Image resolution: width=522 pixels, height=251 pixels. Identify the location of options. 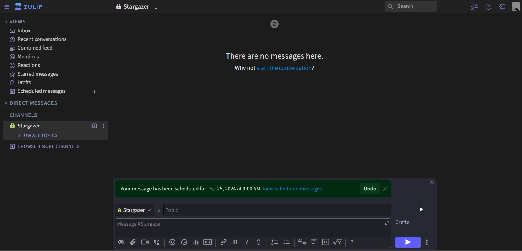
(105, 126).